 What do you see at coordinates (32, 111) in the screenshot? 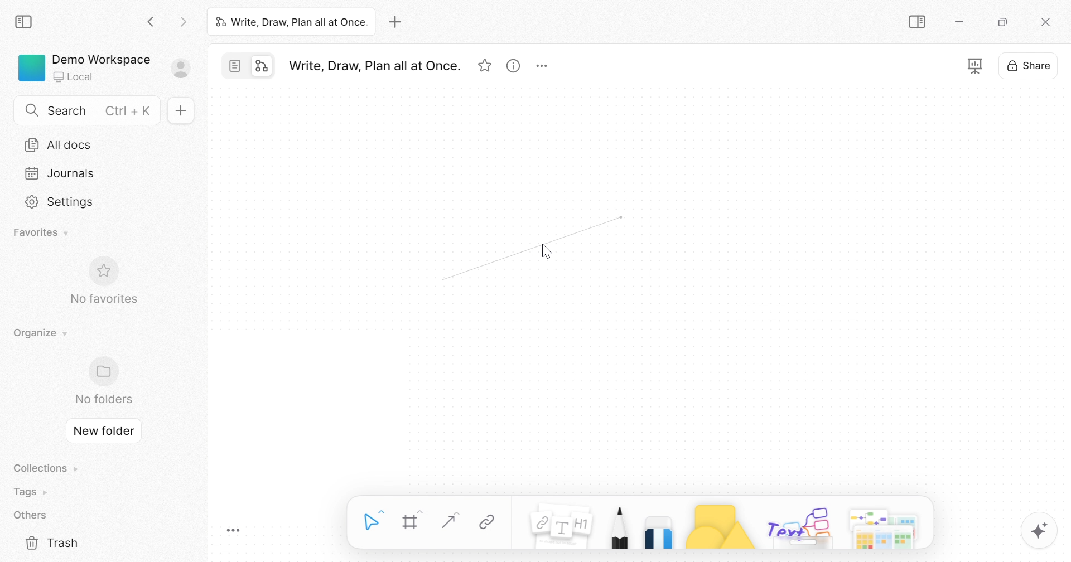
I see `Search icon` at bounding box center [32, 111].